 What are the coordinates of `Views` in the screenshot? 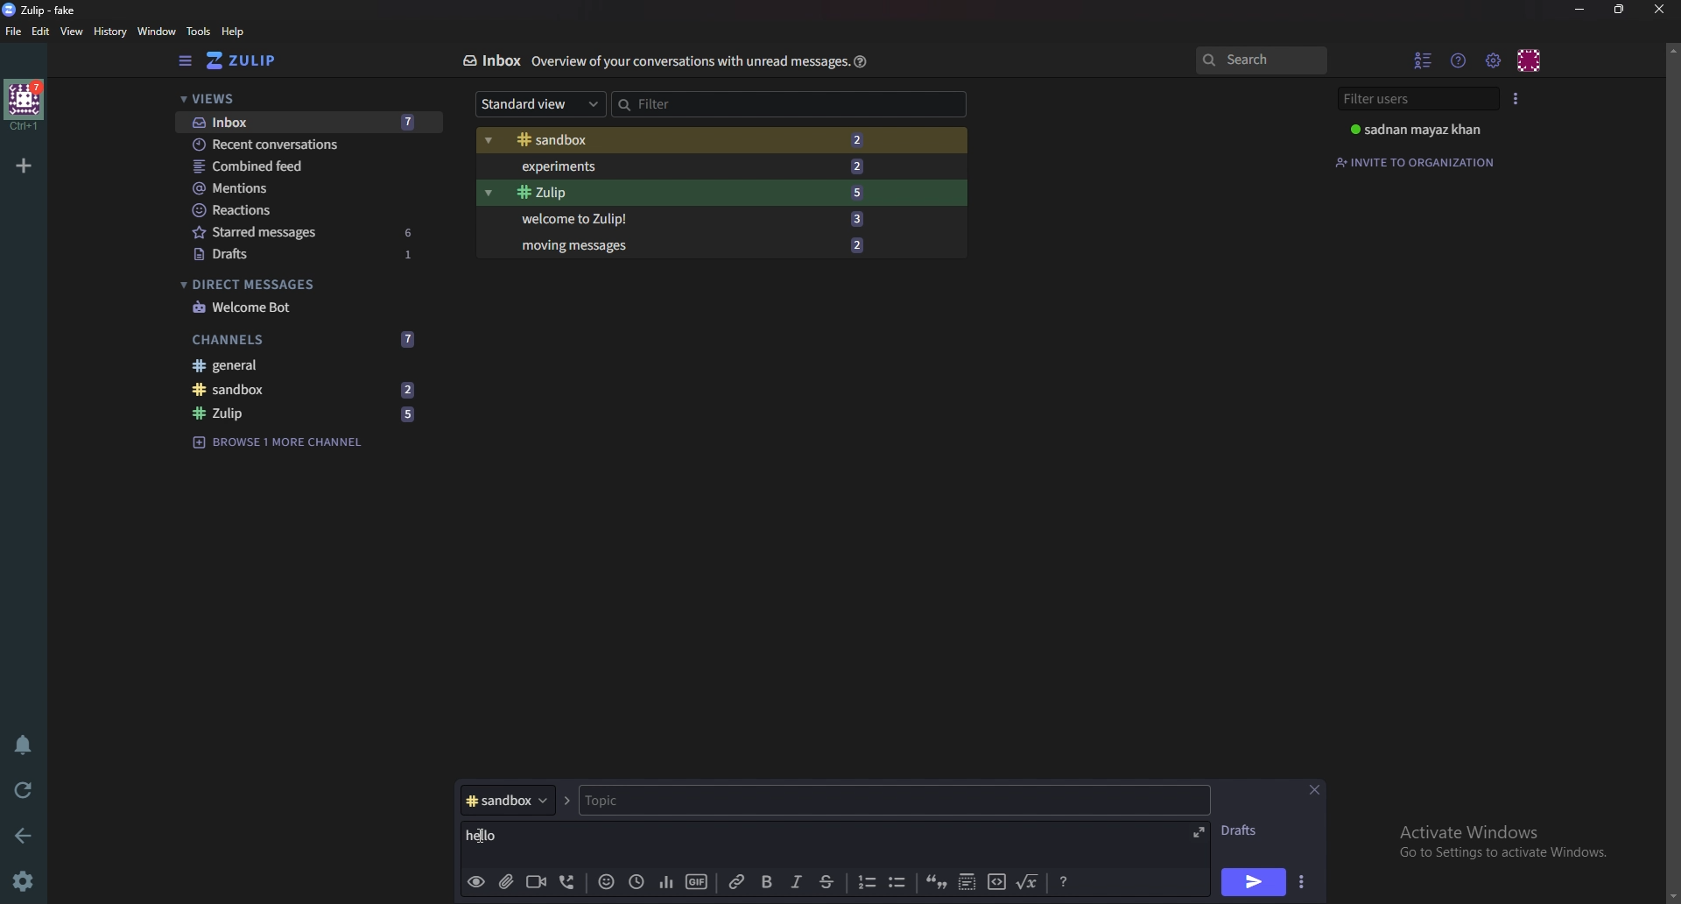 It's located at (306, 100).